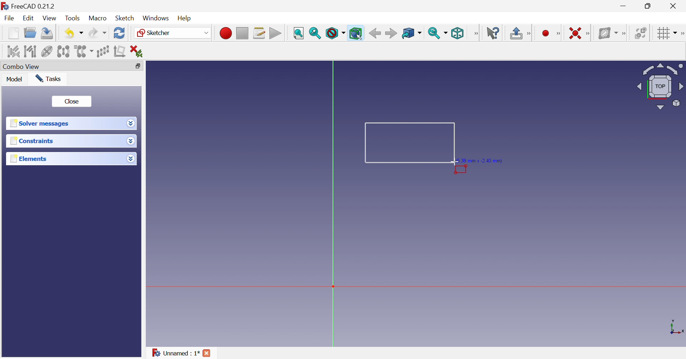 This screenshot has width=686, height=359. I want to click on Minimize, so click(626, 5).